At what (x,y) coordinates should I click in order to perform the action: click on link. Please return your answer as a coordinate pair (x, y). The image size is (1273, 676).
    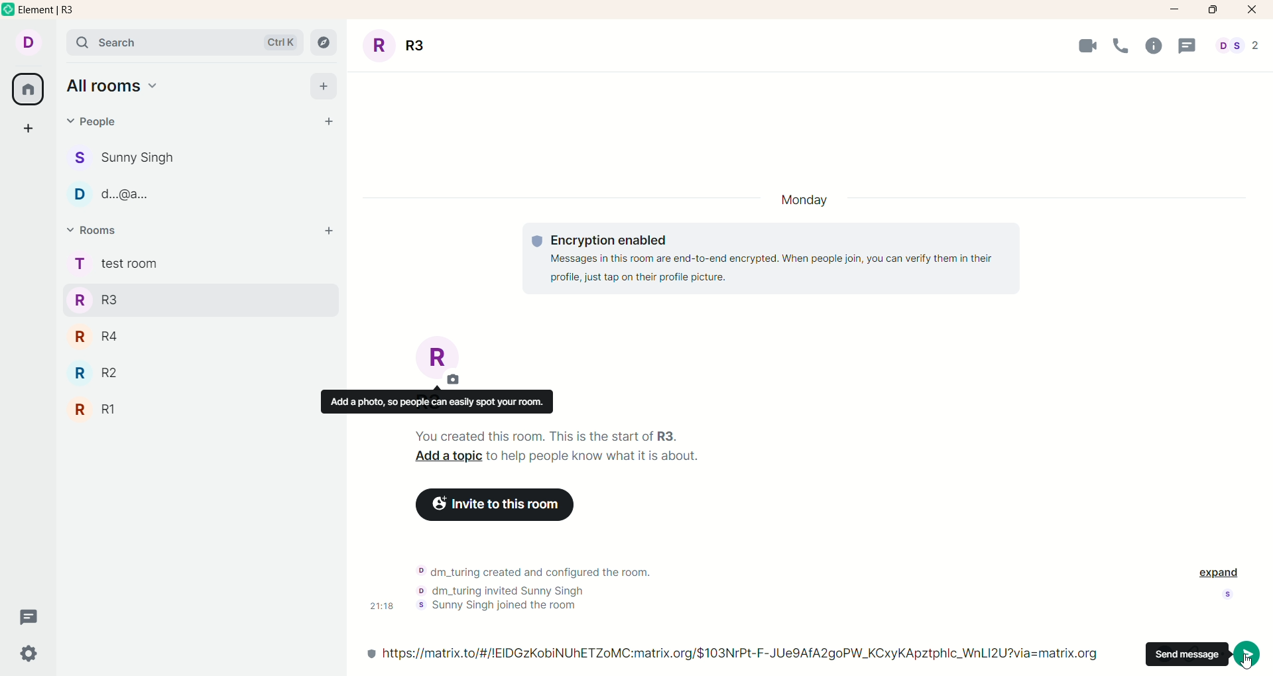
    Looking at the image, I should click on (757, 656).